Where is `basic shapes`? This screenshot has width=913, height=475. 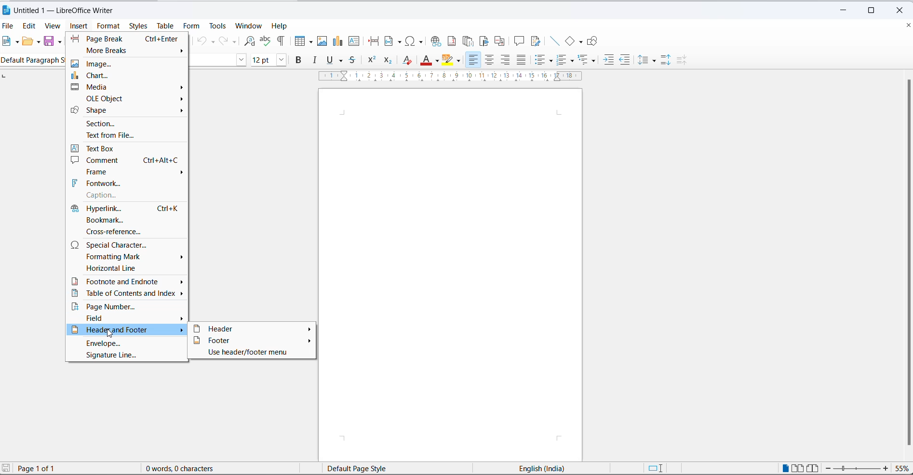
basic shapes is located at coordinates (581, 42).